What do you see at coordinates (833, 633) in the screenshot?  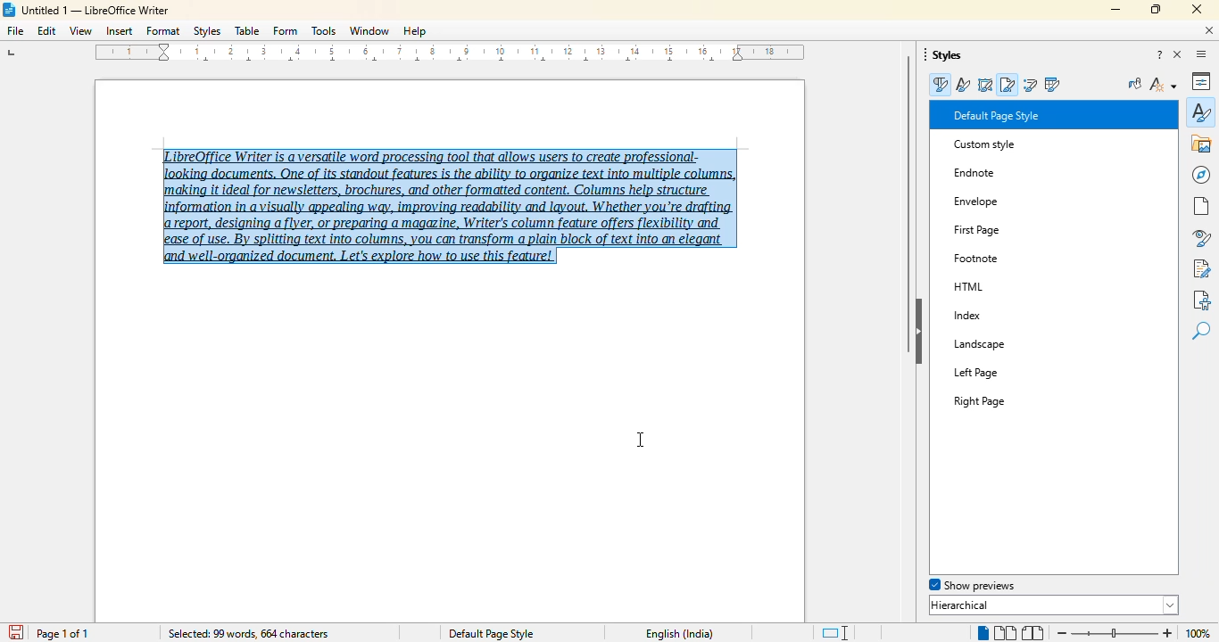 I see `standard selection` at bounding box center [833, 633].